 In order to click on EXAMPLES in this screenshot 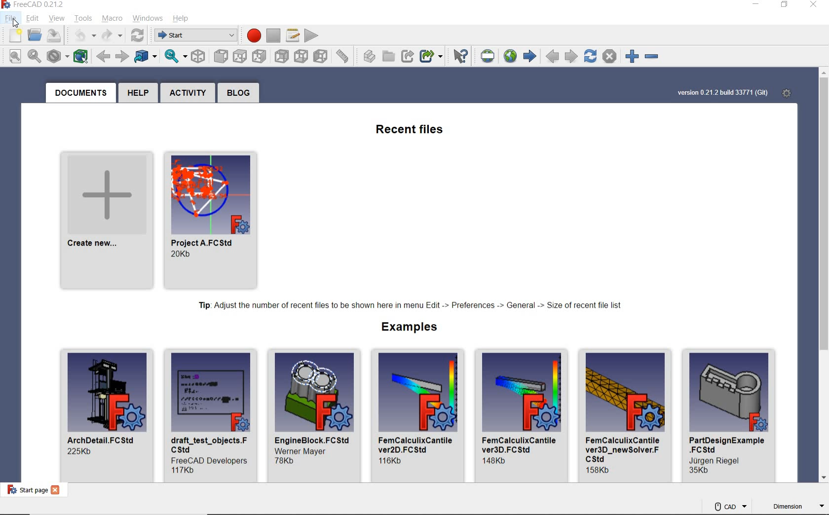, I will do `click(411, 328)`.